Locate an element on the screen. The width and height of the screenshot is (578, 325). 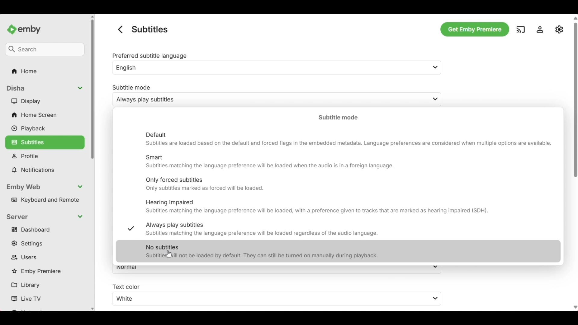
Set preffered language is located at coordinates (269, 63).